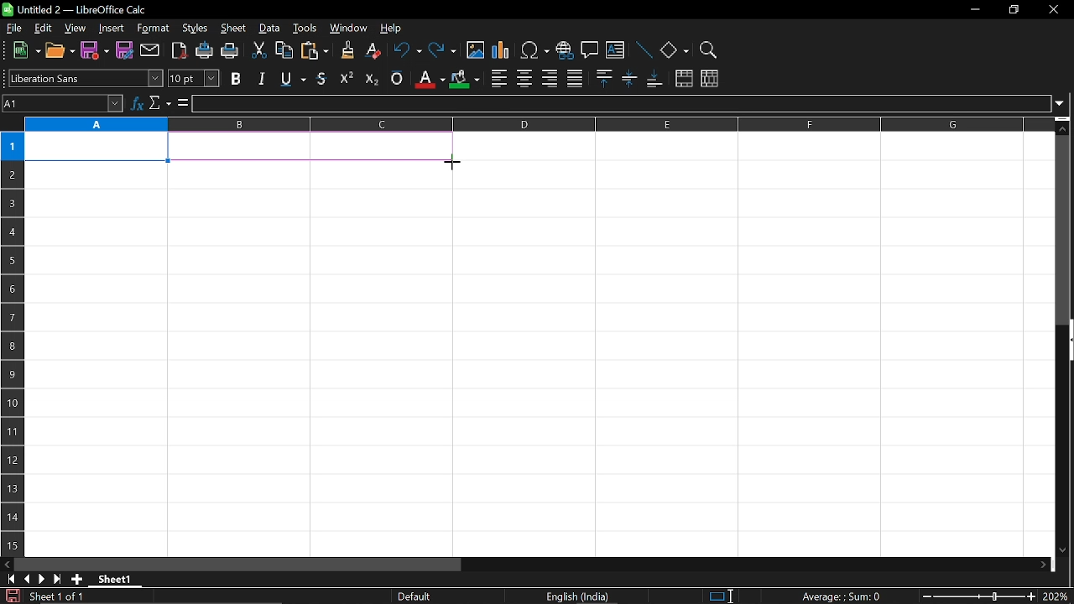 The width and height of the screenshot is (1074, 604). Describe the element at coordinates (60, 52) in the screenshot. I see `open` at that location.